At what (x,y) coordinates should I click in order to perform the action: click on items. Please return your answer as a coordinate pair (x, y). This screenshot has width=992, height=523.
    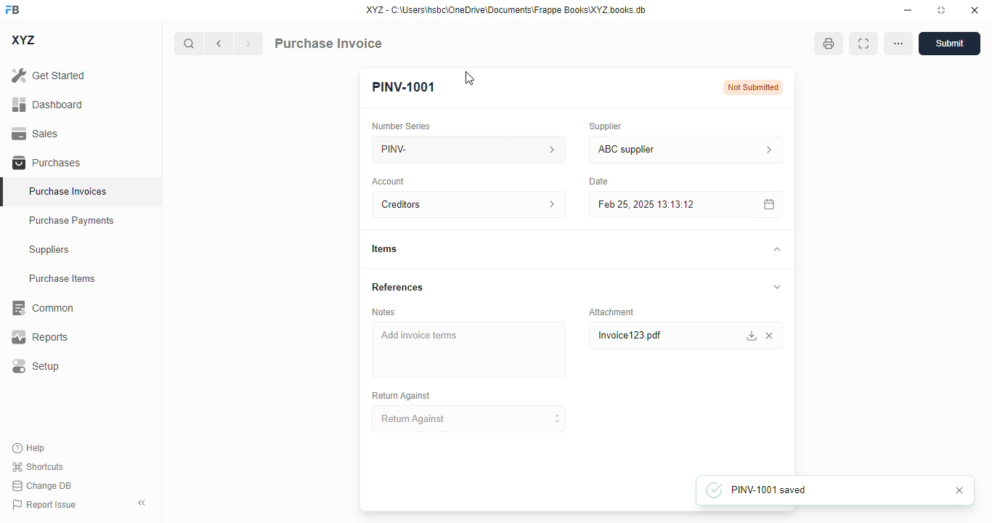
    Looking at the image, I should click on (384, 249).